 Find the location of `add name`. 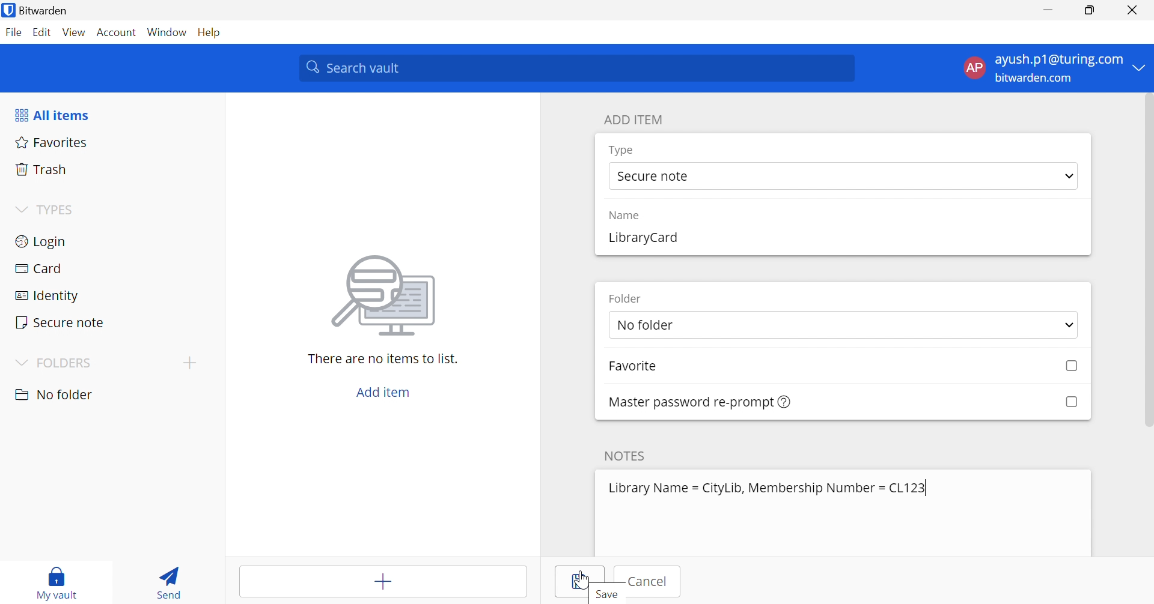

add name is located at coordinates (841, 240).